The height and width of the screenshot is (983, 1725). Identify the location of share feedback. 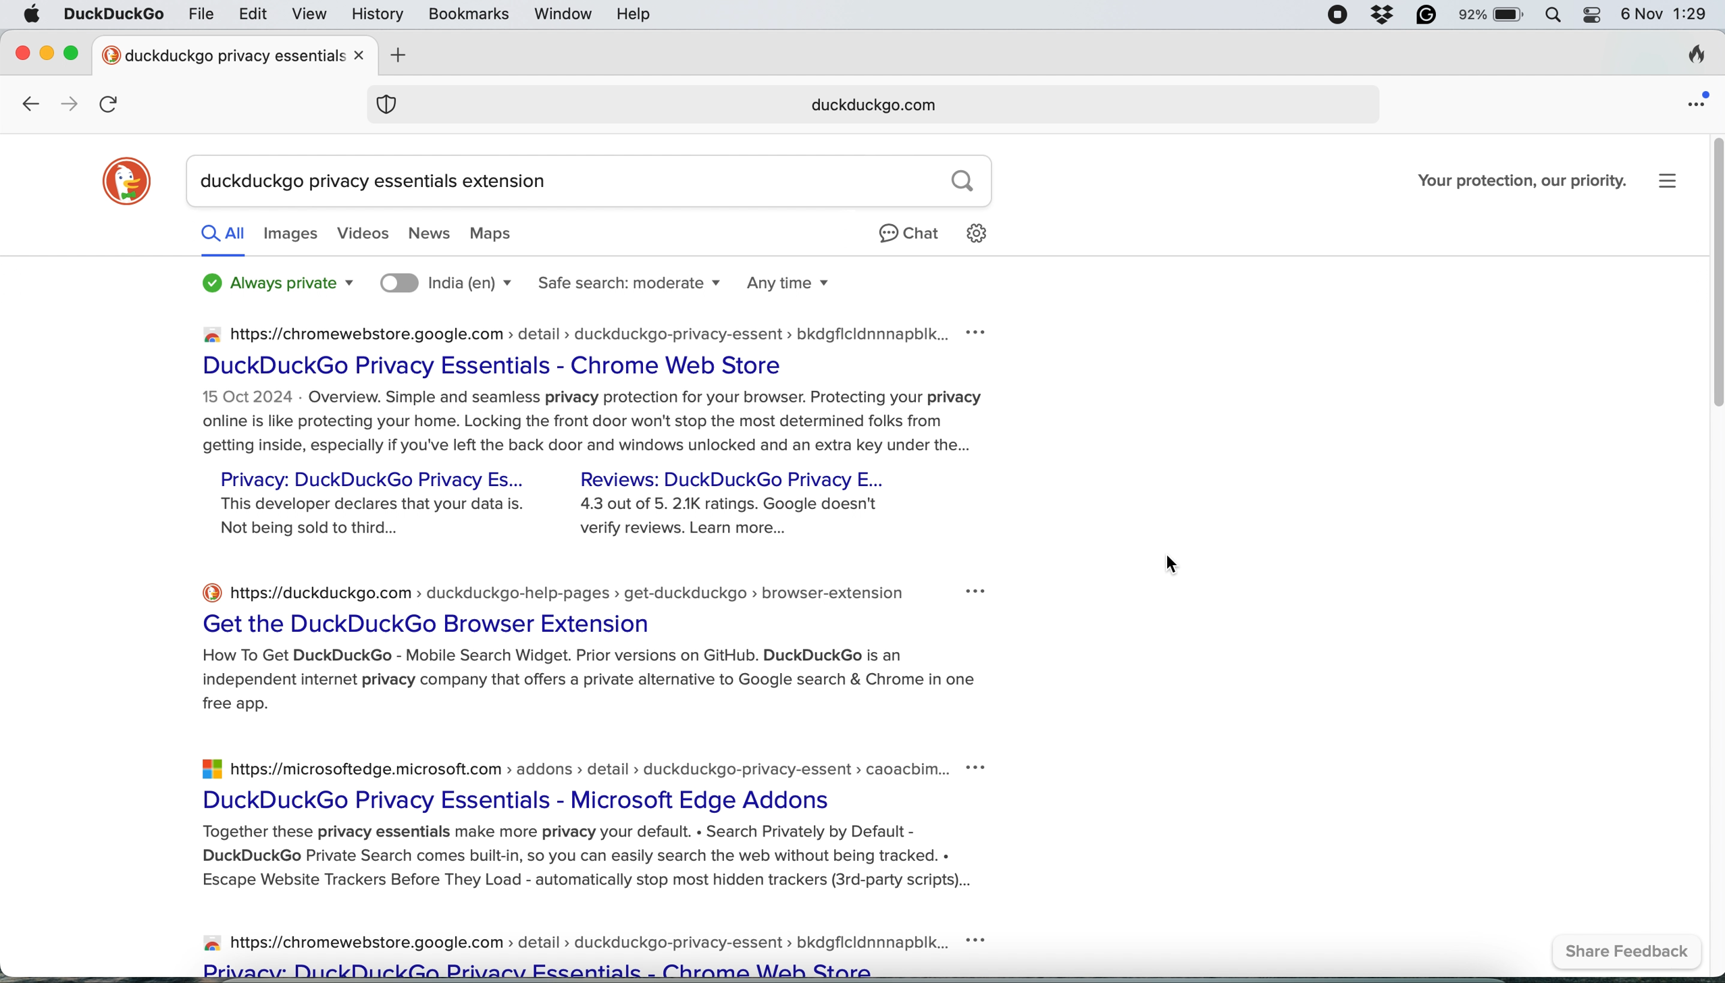
(1621, 952).